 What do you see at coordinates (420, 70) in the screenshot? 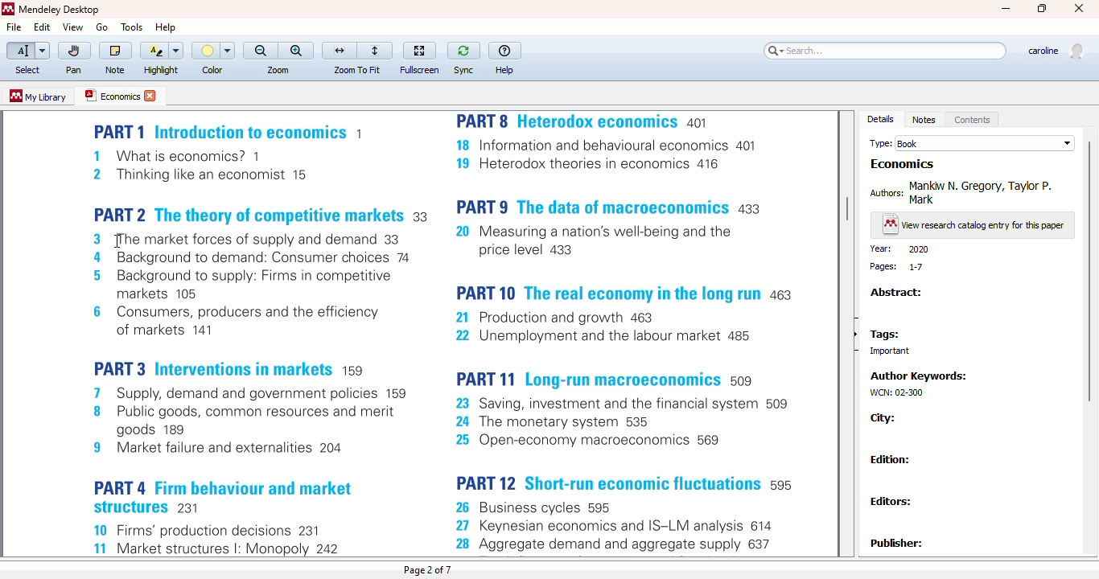
I see `fullscreen` at bounding box center [420, 70].